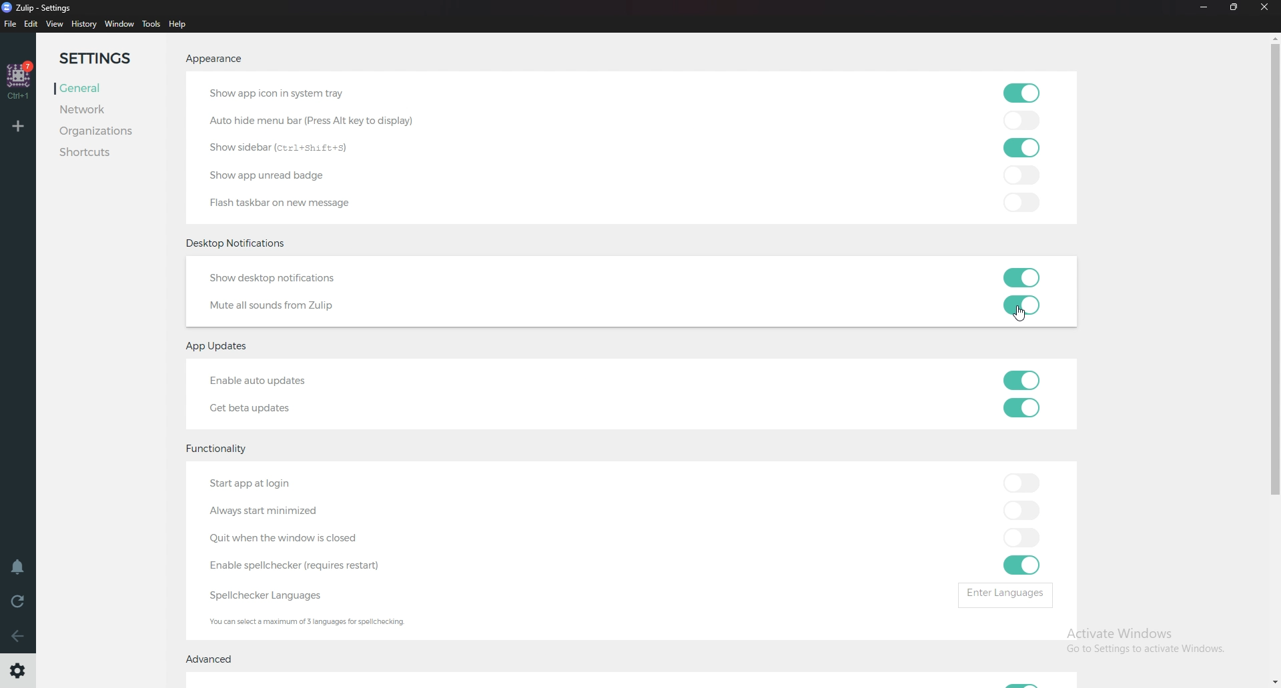  I want to click on title, so click(41, 9).